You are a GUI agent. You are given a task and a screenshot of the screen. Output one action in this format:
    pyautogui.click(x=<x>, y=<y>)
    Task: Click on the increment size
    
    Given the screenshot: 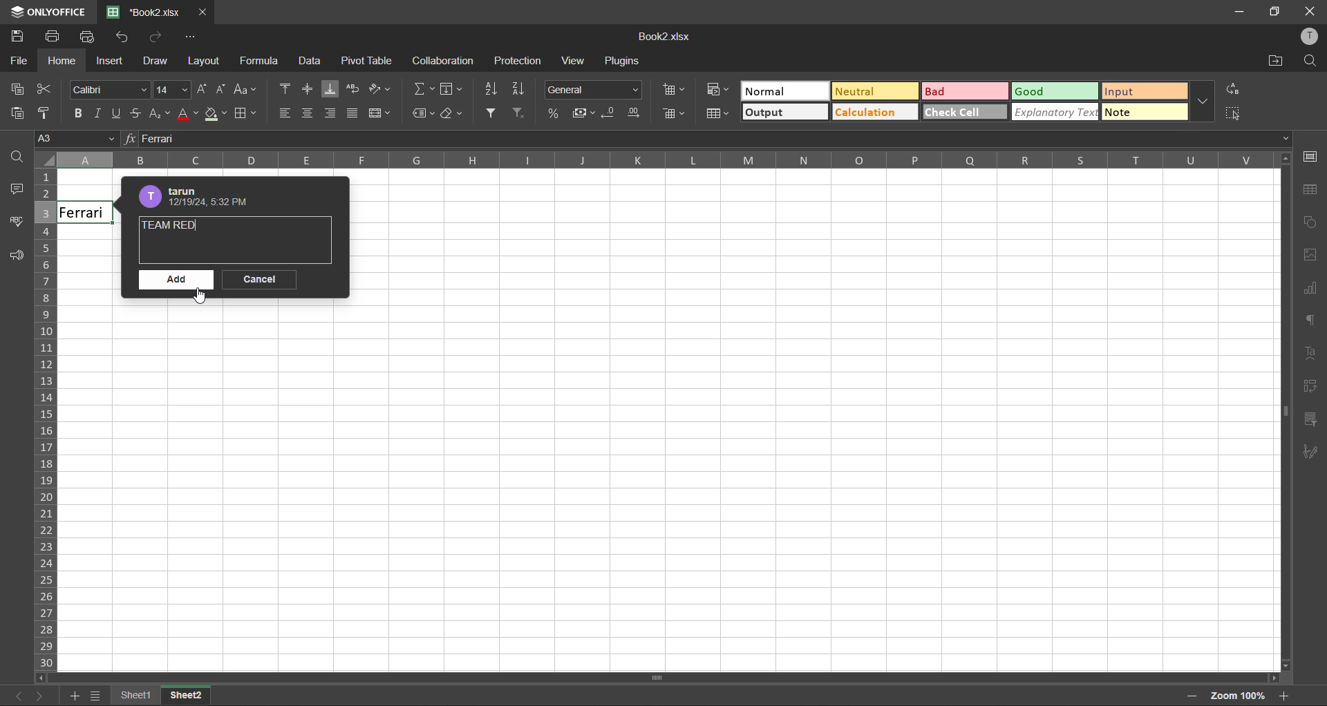 What is the action you would take?
    pyautogui.click(x=203, y=88)
    